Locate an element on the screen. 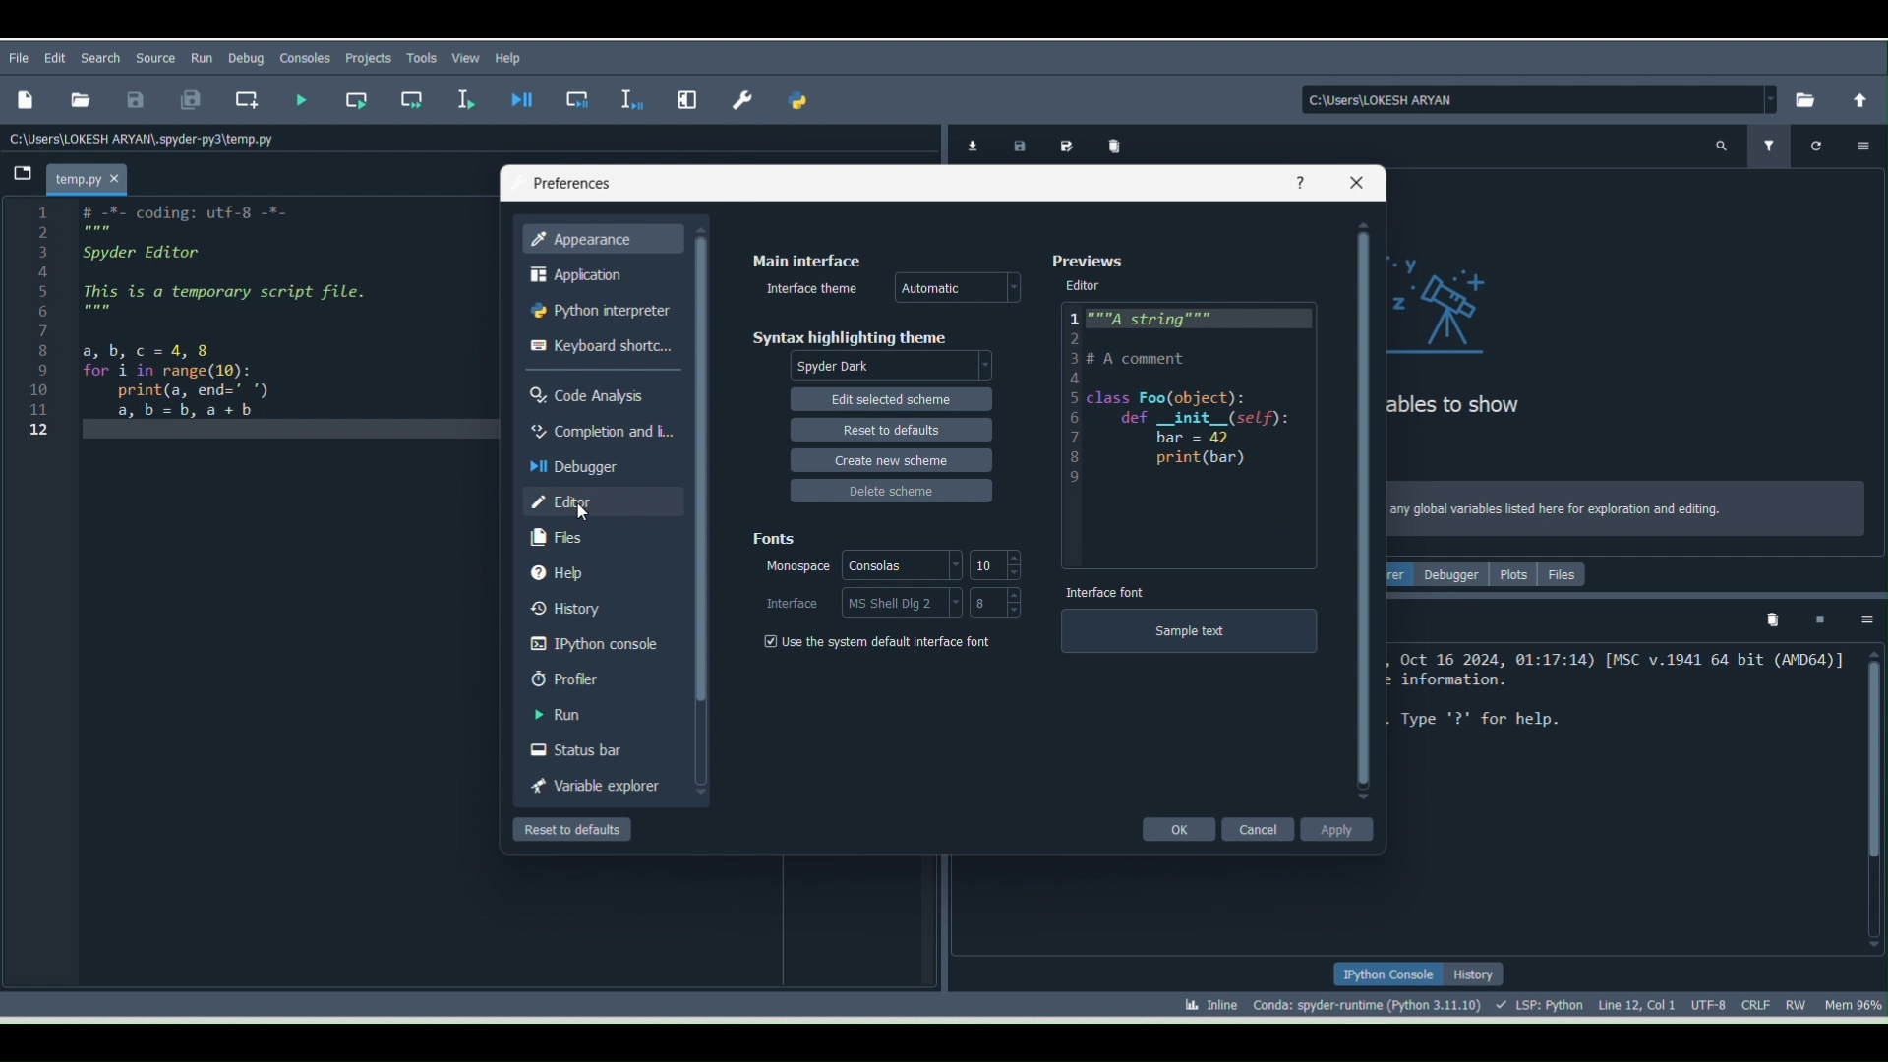  Create new scheme is located at coordinates (887, 458).